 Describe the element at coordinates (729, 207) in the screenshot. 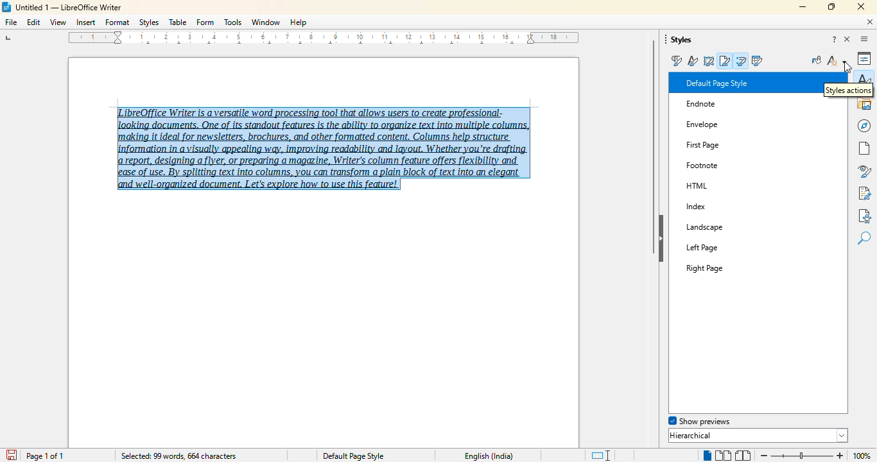

I see `Index` at that location.